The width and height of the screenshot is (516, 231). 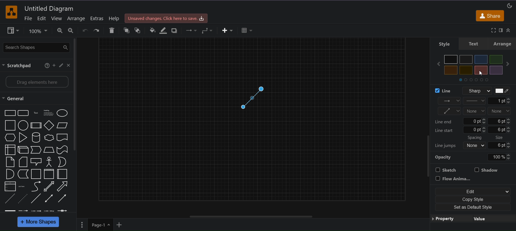 What do you see at coordinates (448, 169) in the screenshot?
I see `sketch` at bounding box center [448, 169].